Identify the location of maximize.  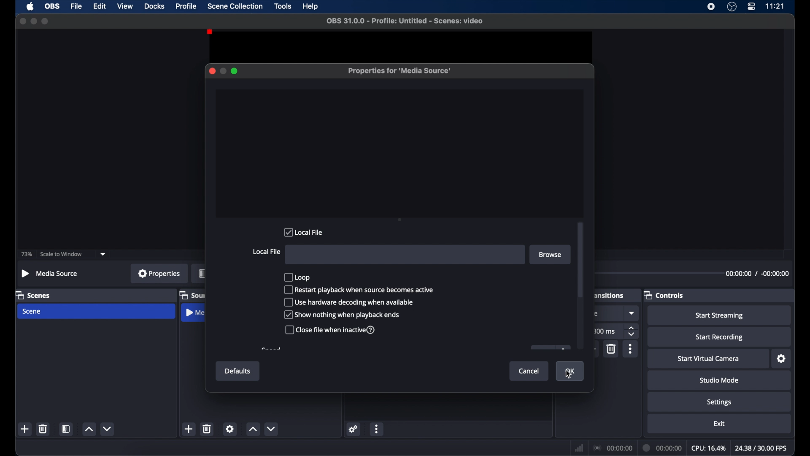
(235, 71).